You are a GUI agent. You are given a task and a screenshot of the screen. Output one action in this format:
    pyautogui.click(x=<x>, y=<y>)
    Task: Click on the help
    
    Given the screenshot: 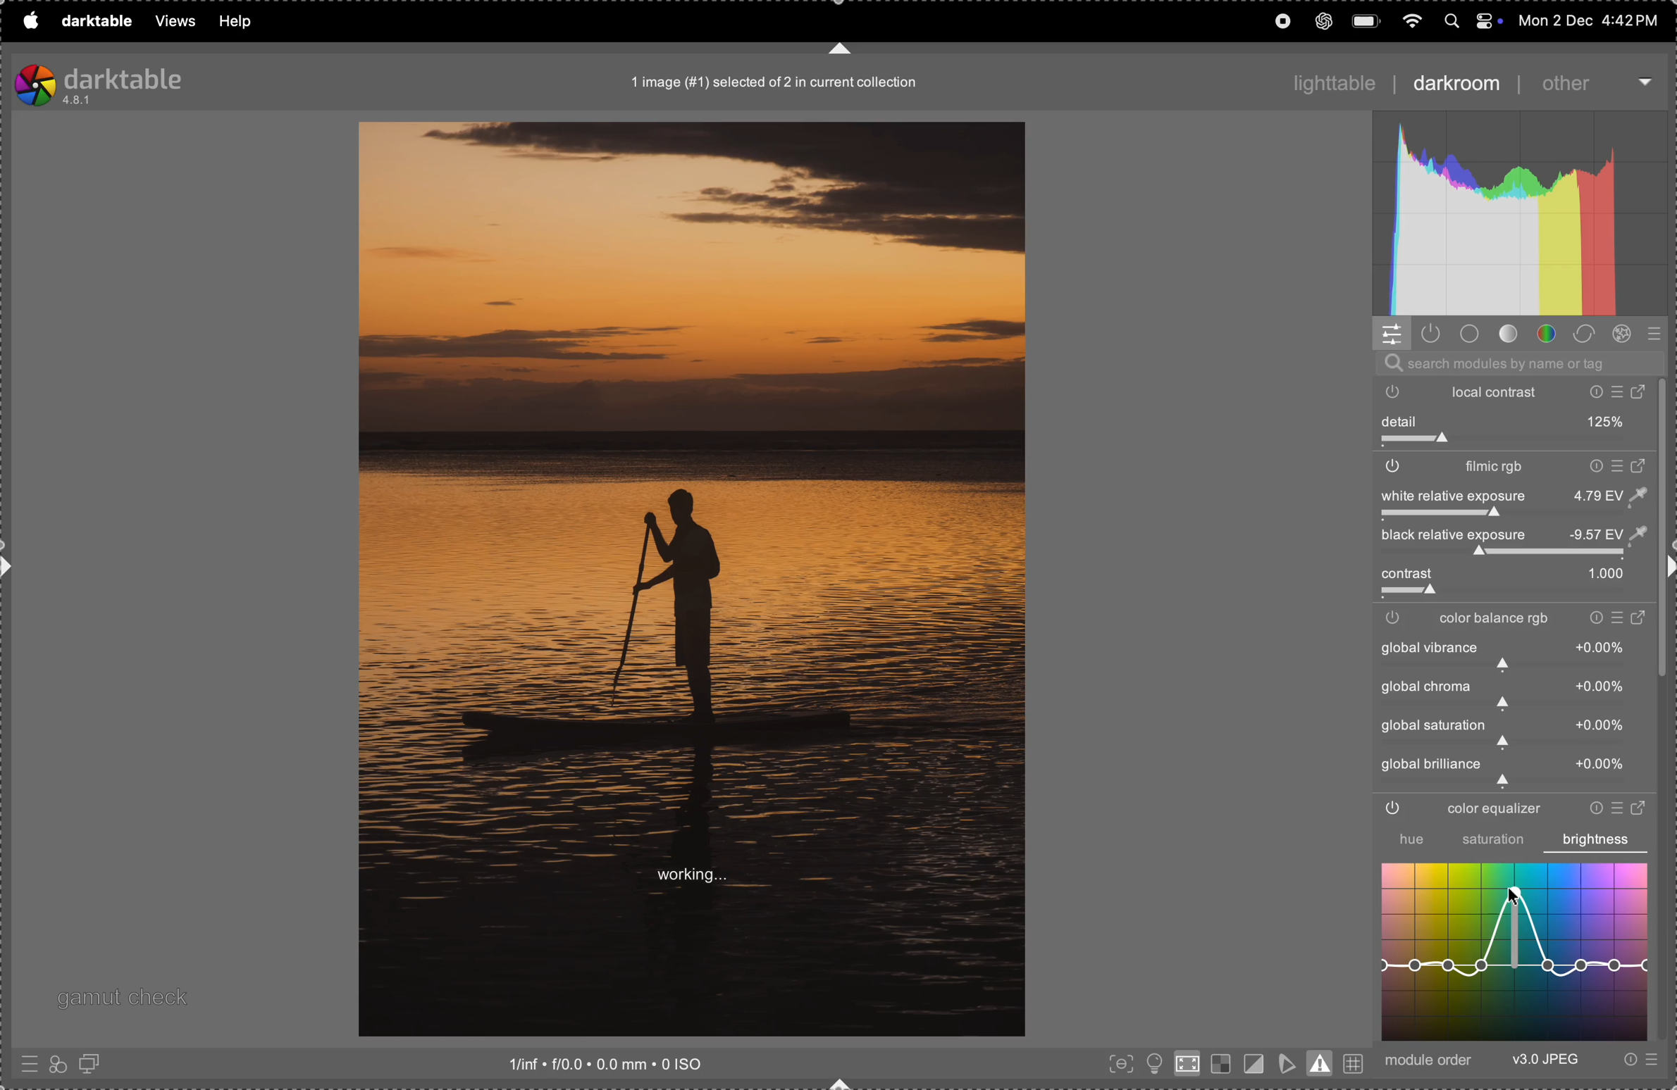 What is the action you would take?
    pyautogui.click(x=236, y=21)
    